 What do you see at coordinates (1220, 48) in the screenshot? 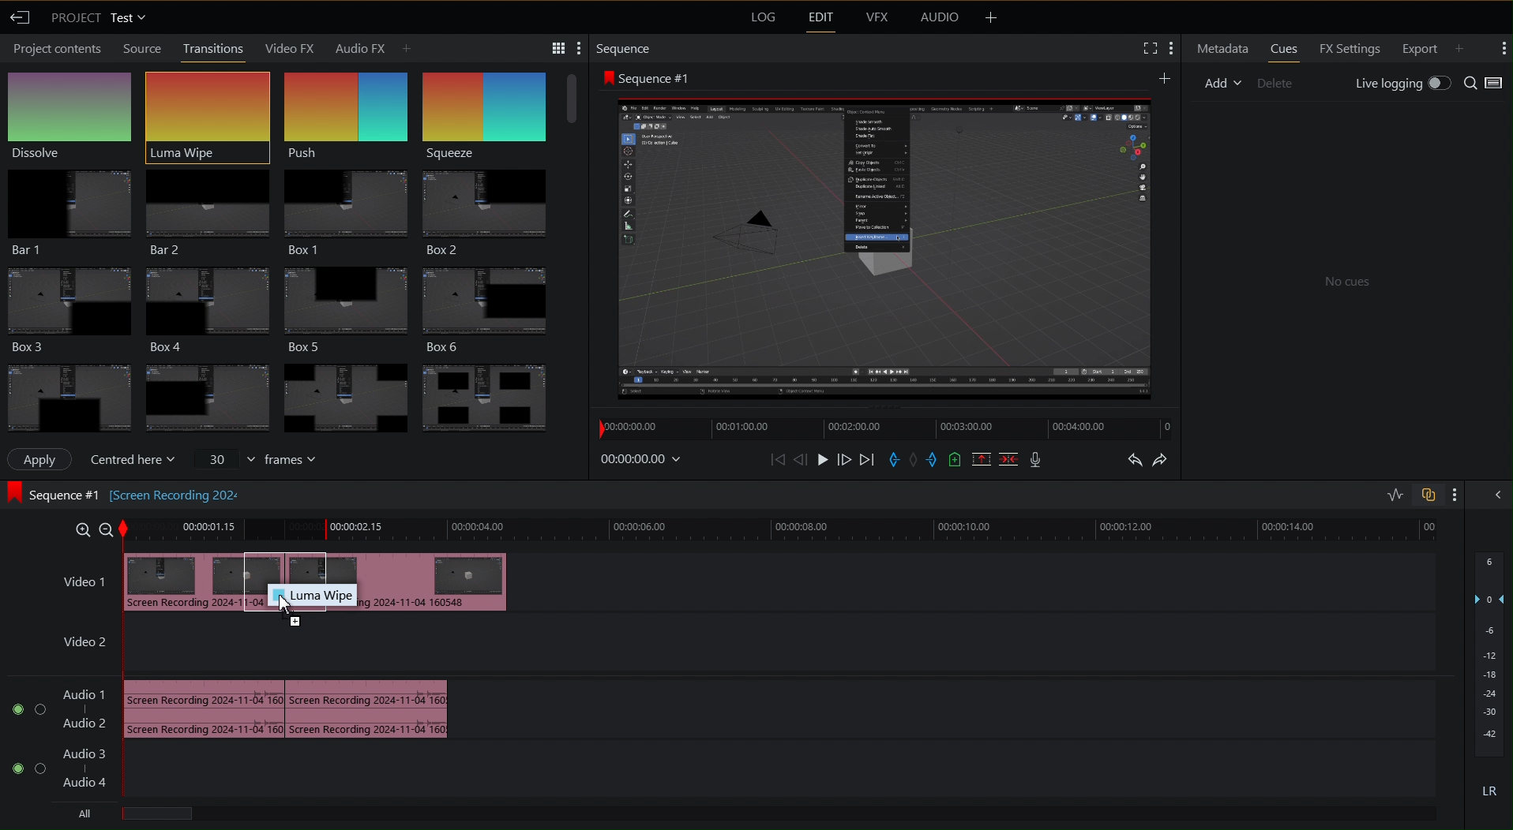
I see `Metadata` at bounding box center [1220, 48].